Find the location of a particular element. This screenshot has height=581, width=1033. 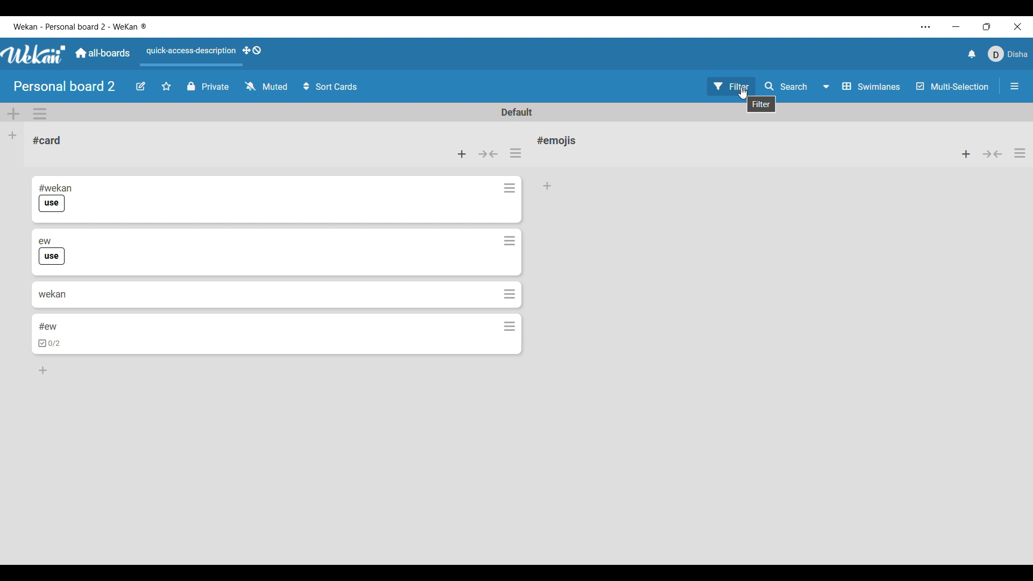

Show desktop drag handles is located at coordinates (252, 50).